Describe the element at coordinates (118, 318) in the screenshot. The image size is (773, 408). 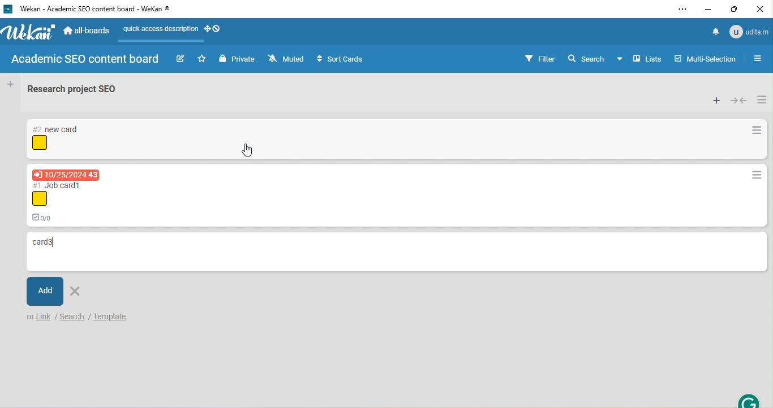
I see `template` at that location.